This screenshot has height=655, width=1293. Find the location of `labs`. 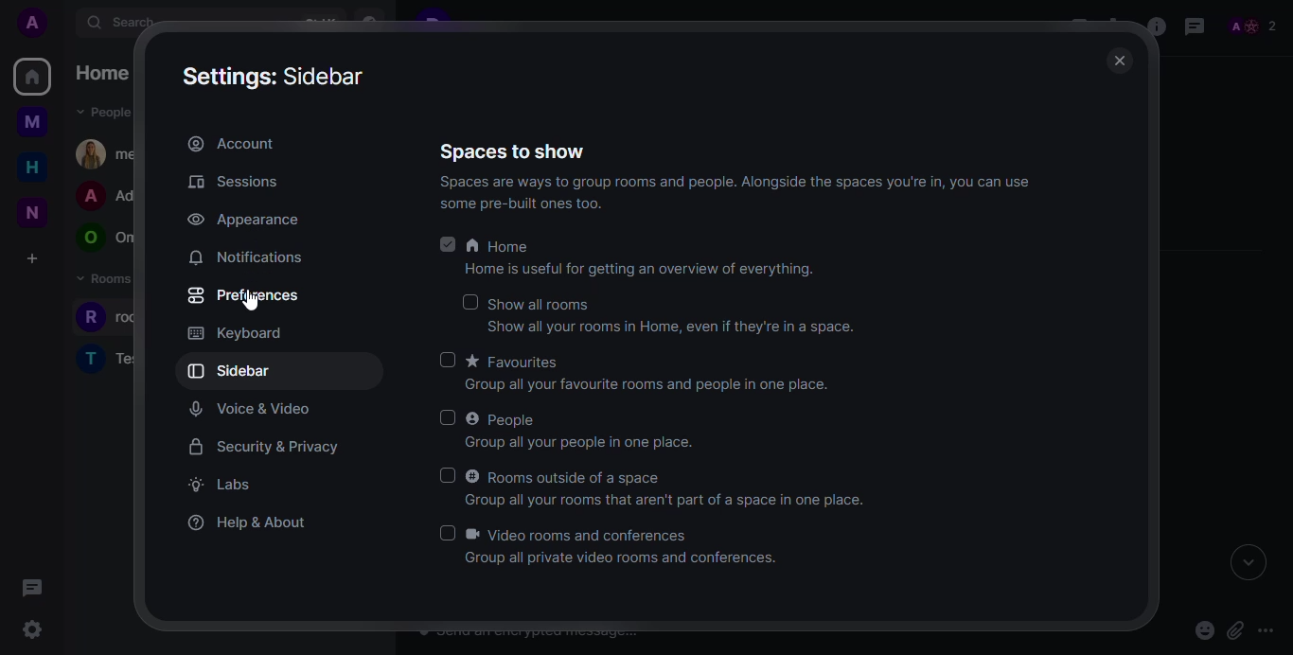

labs is located at coordinates (218, 484).